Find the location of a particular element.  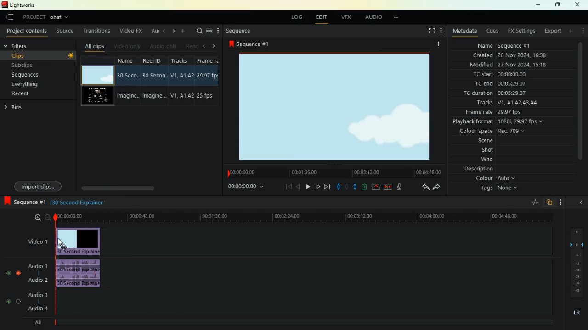

tracks is located at coordinates (504, 104).